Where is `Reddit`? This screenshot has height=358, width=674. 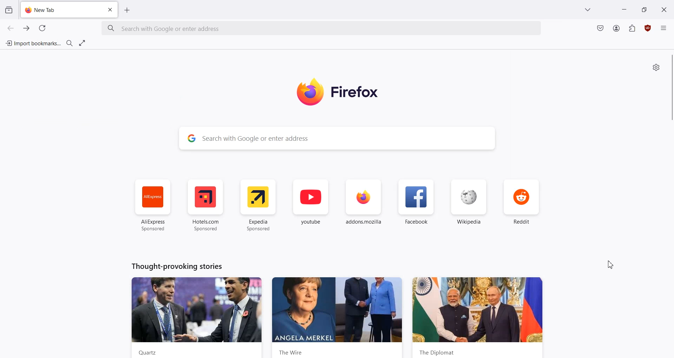 Reddit is located at coordinates (523, 205).